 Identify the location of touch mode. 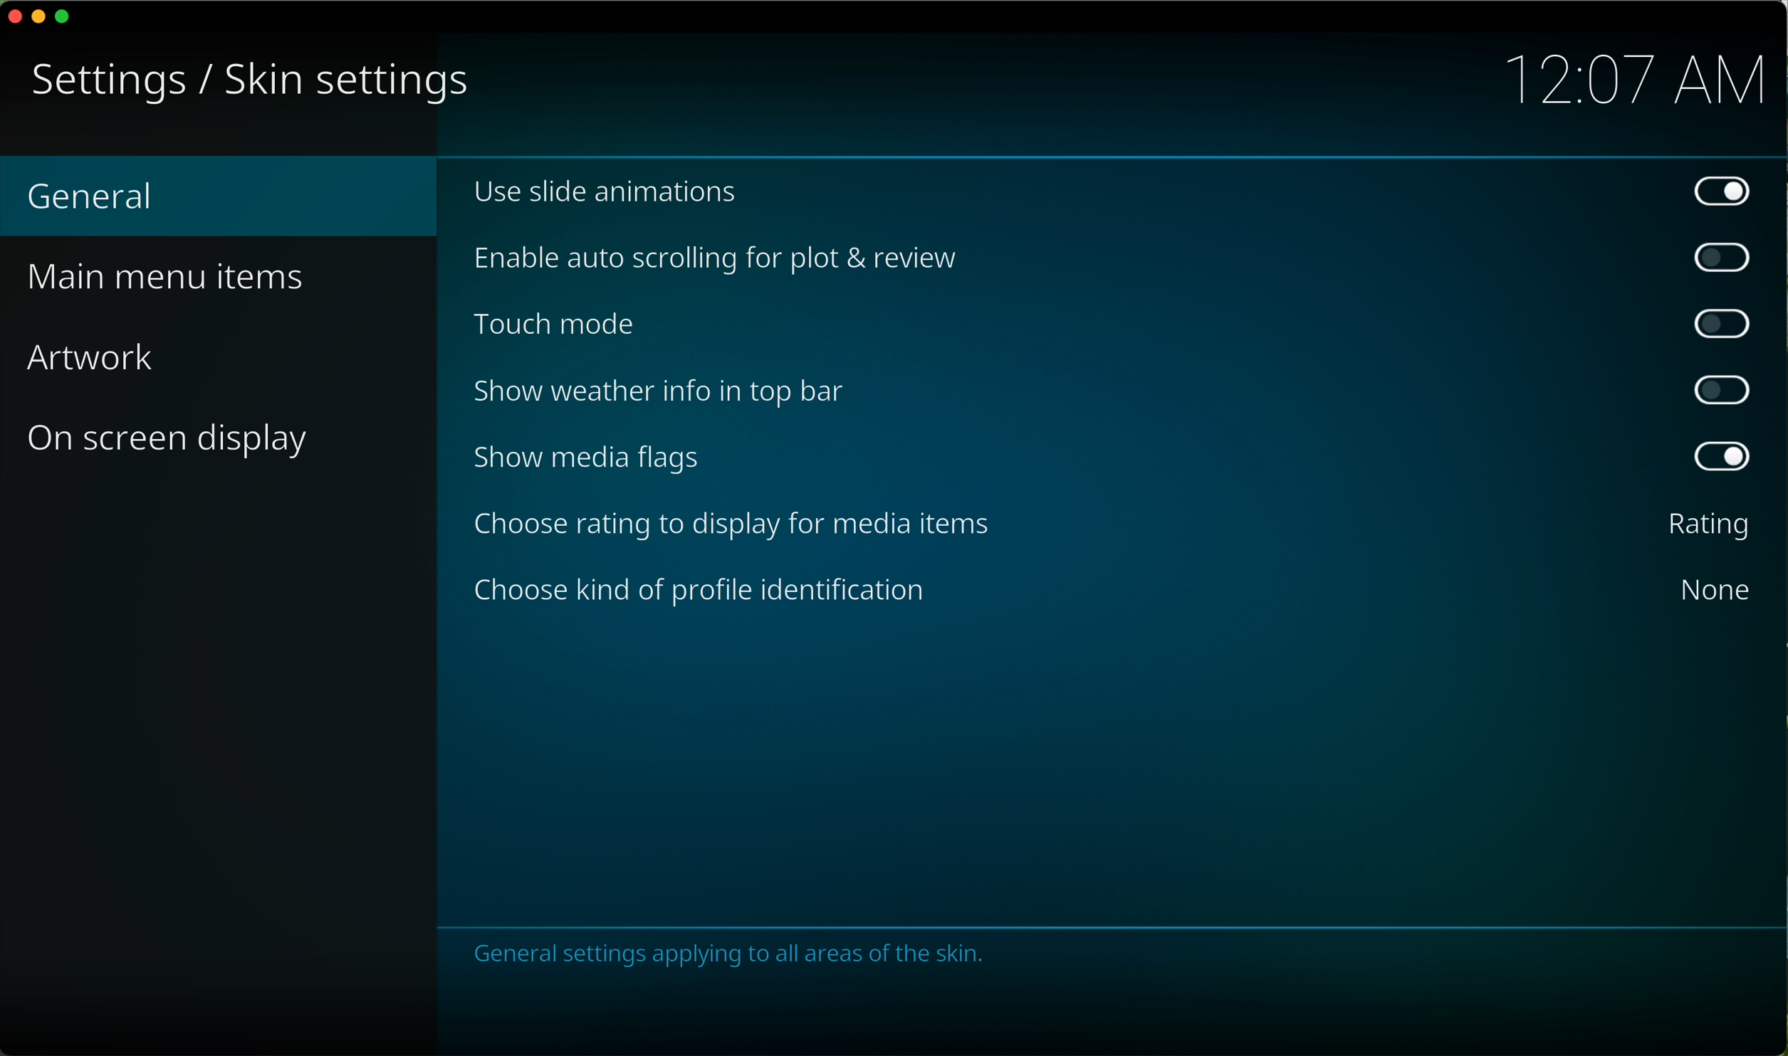
(1109, 322).